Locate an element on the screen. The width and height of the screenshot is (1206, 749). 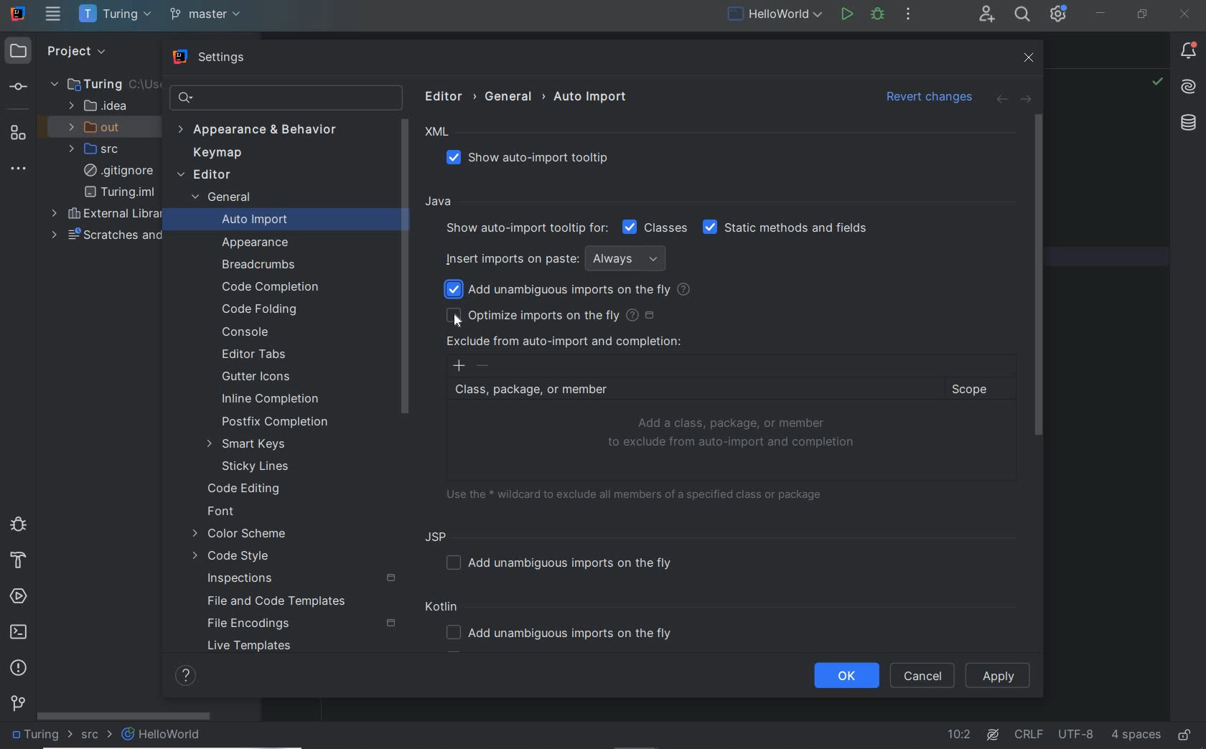
build is located at coordinates (17, 561).